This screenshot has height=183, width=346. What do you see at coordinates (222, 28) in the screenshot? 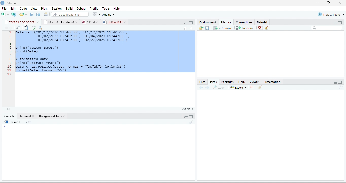
I see `To Console` at bounding box center [222, 28].